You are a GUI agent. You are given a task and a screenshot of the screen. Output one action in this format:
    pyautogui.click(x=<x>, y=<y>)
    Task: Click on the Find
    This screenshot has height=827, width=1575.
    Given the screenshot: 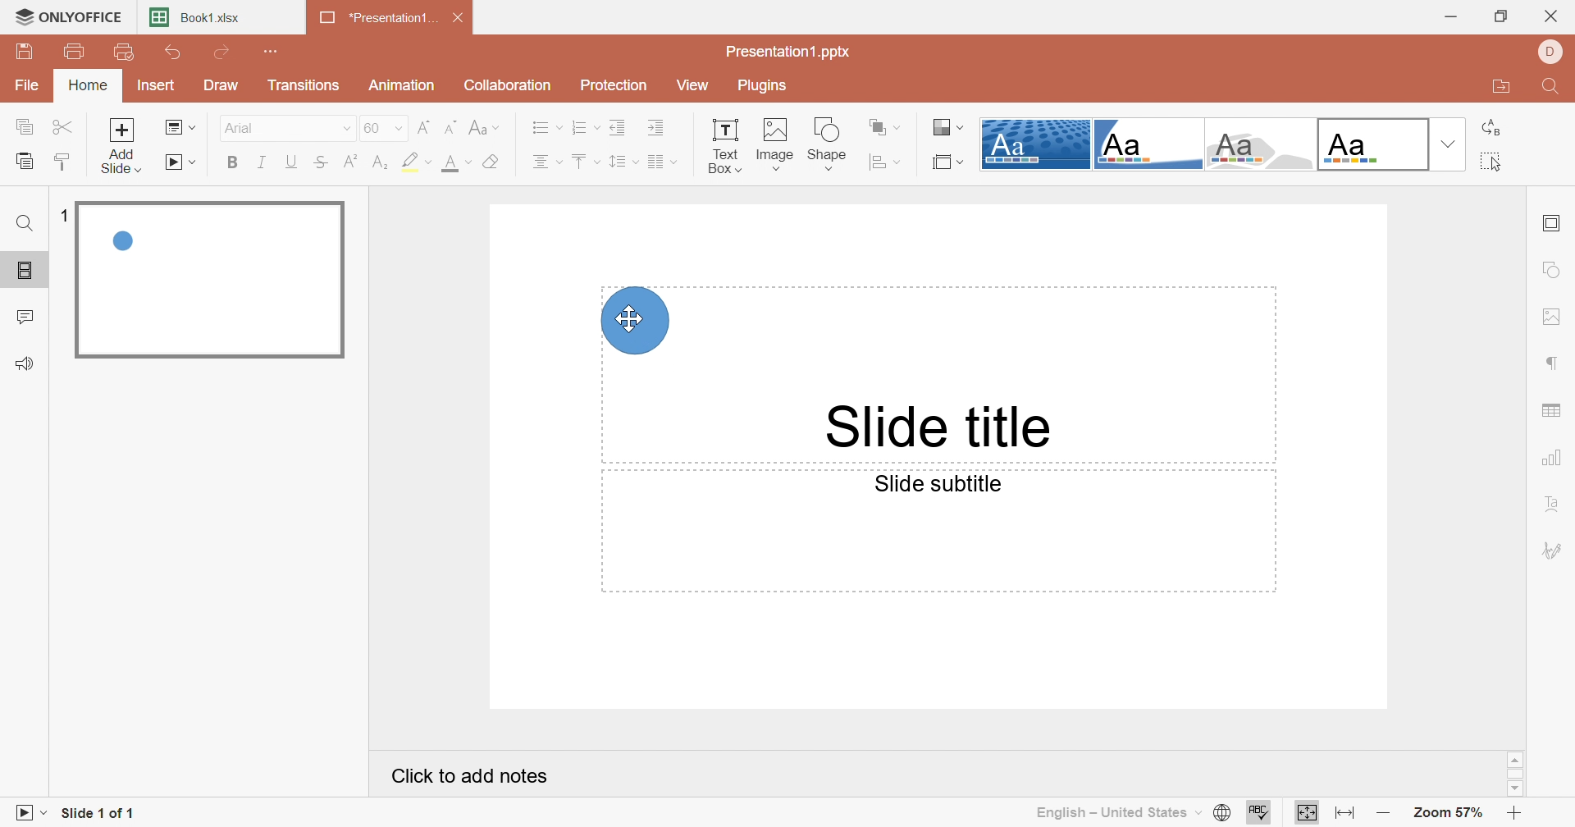 What is the action you would take?
    pyautogui.click(x=1554, y=86)
    